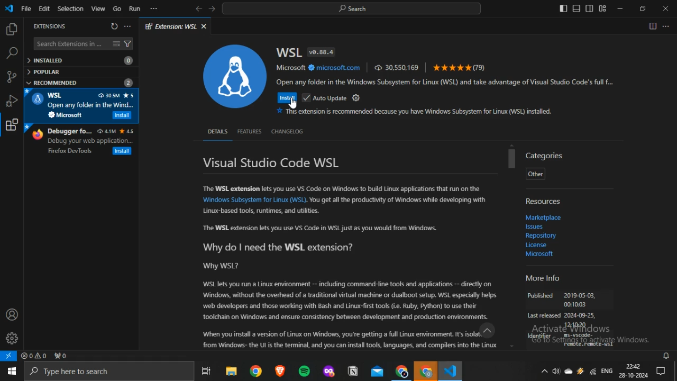 This screenshot has width=677, height=381. I want to click on RECOMMENDED, so click(80, 83).